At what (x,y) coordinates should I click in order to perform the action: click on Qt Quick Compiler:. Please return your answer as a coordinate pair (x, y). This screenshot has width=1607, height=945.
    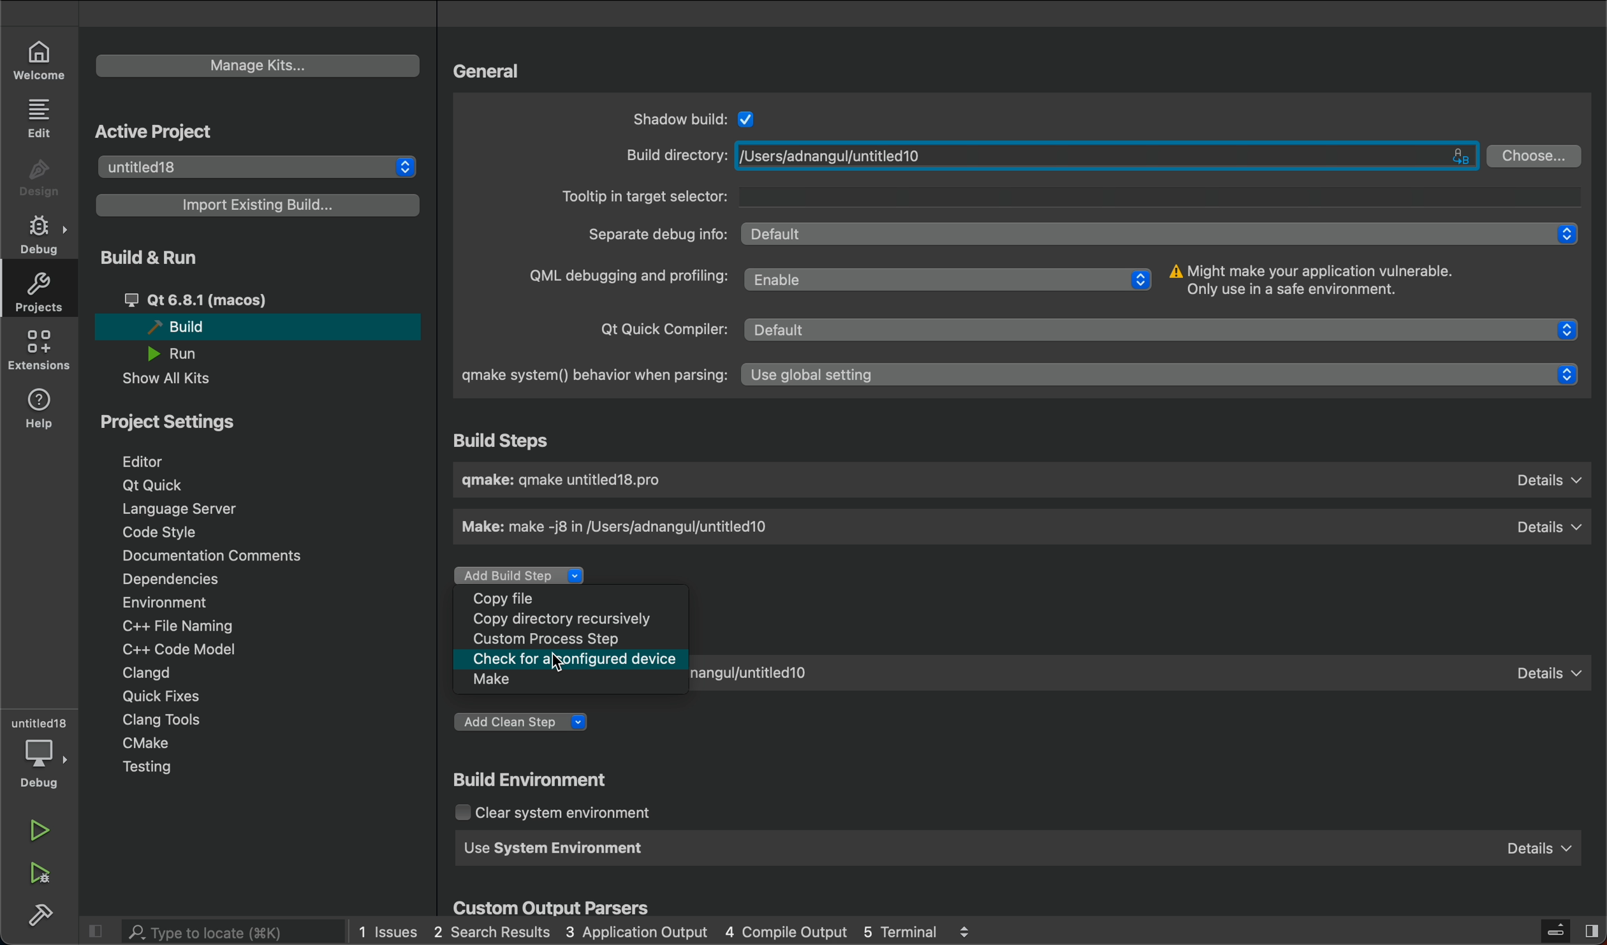
    Looking at the image, I should click on (659, 327).